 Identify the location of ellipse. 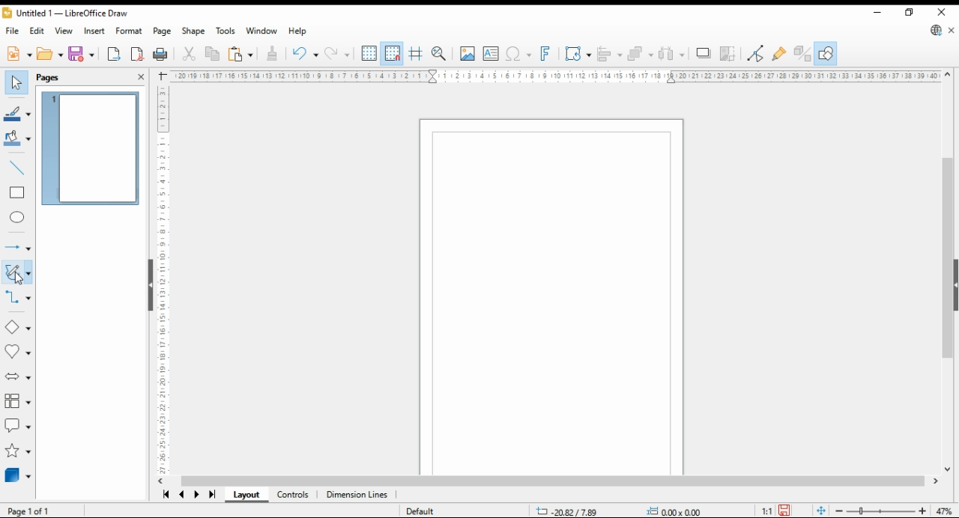
(16, 219).